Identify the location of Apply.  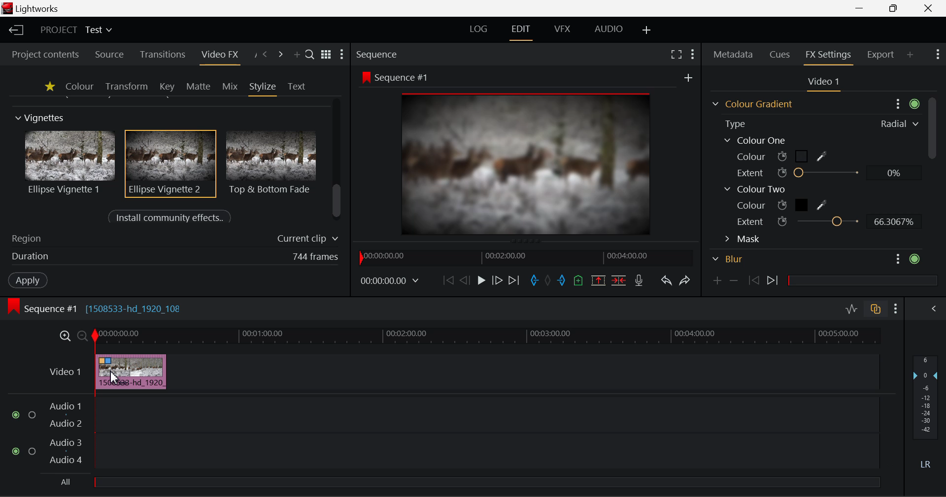
(28, 281).